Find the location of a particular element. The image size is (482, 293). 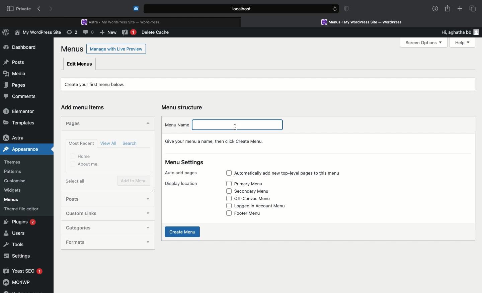

Home is located at coordinates (81, 156).